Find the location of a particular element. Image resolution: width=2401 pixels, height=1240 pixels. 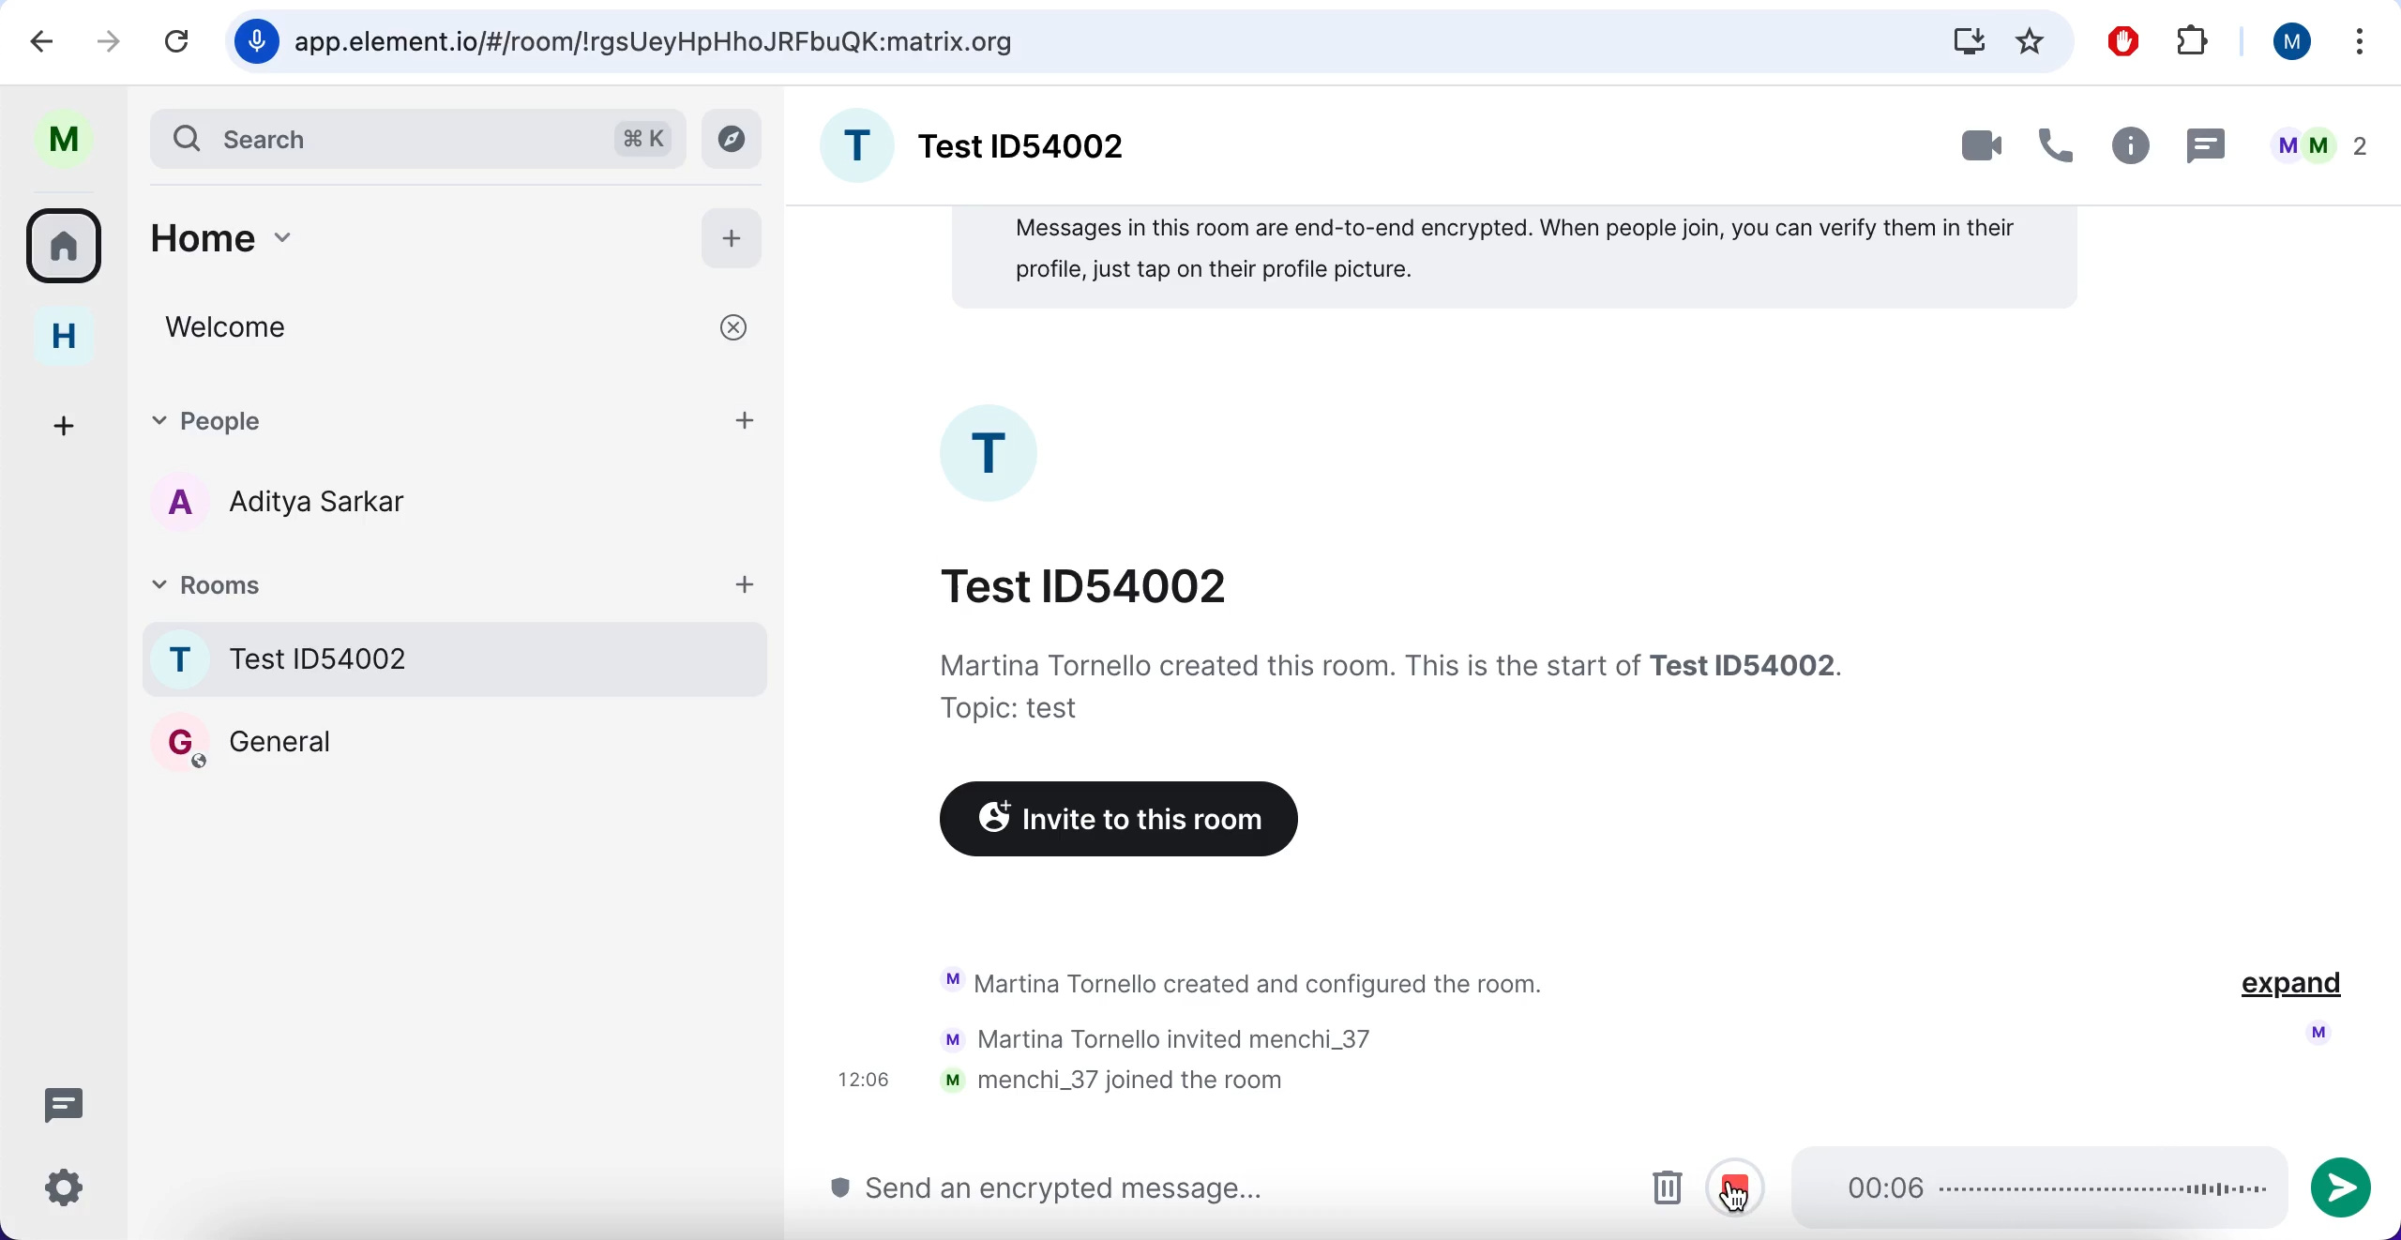

people is located at coordinates (458, 419).